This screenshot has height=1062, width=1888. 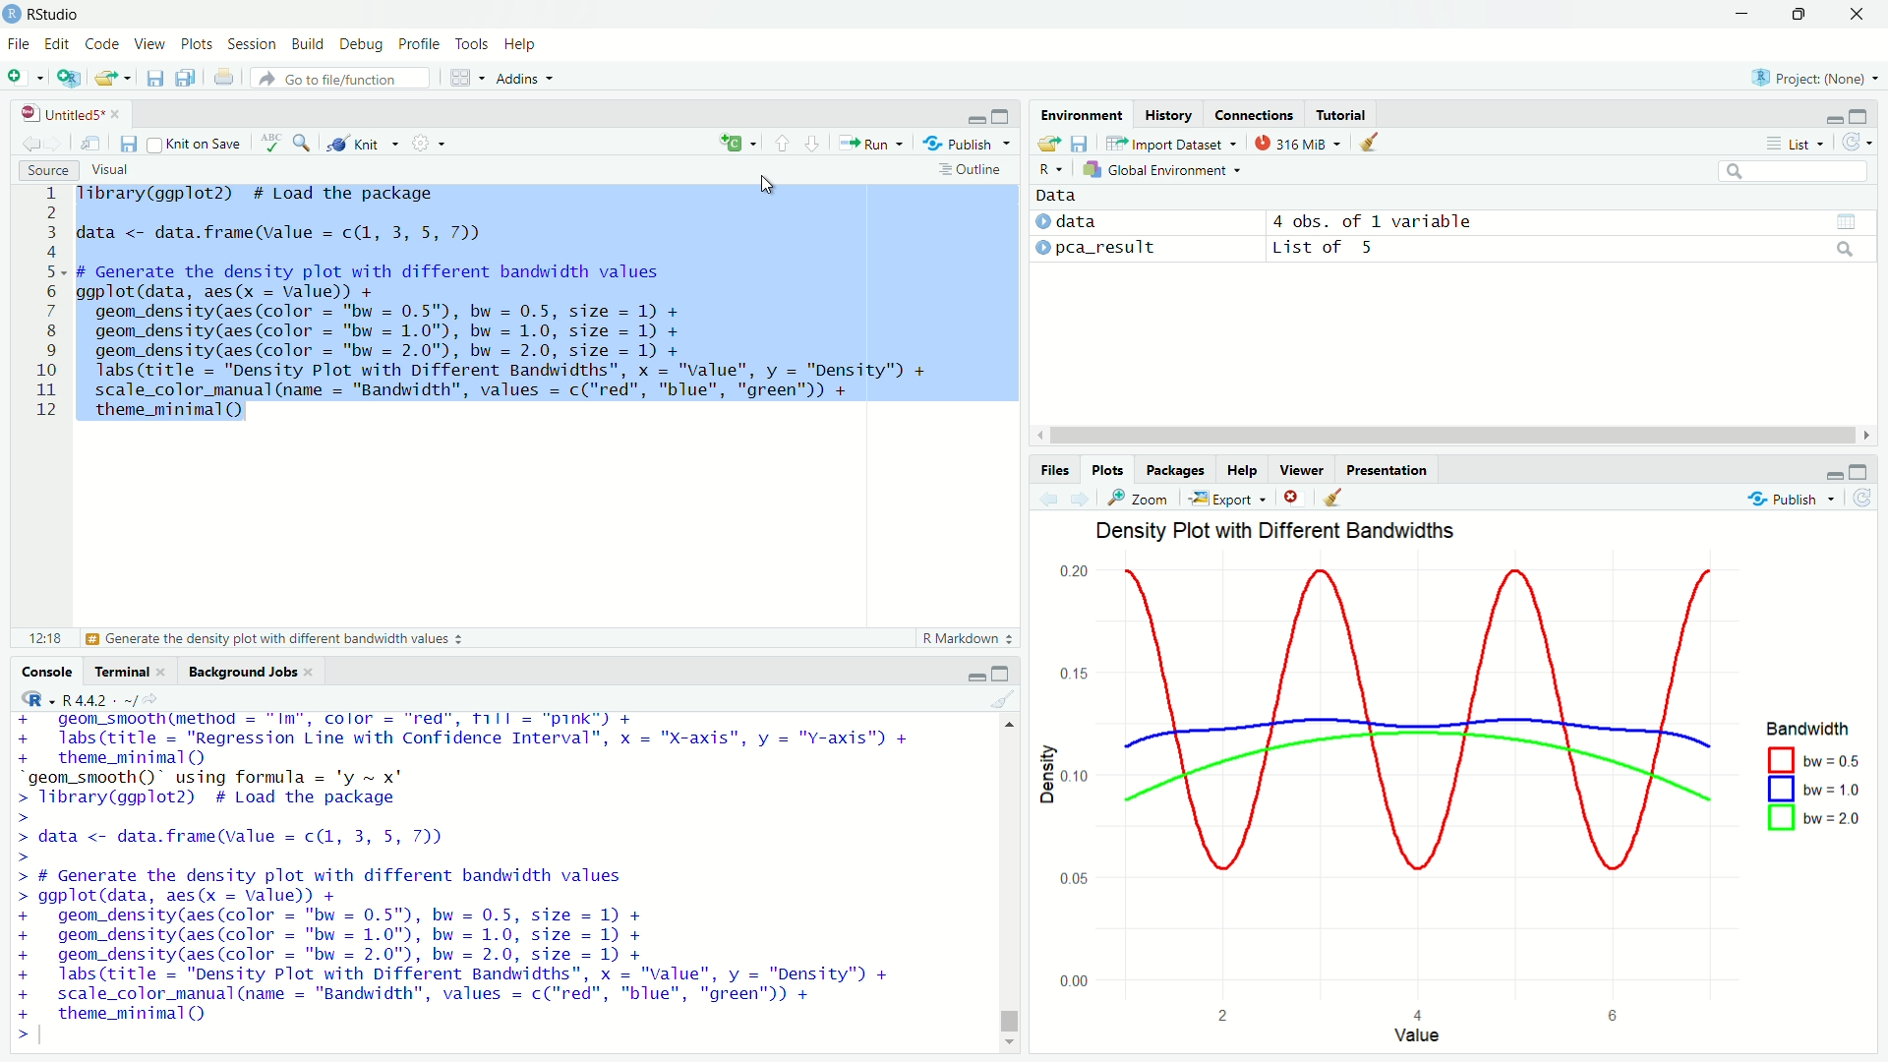 I want to click on Profile, so click(x=419, y=42).